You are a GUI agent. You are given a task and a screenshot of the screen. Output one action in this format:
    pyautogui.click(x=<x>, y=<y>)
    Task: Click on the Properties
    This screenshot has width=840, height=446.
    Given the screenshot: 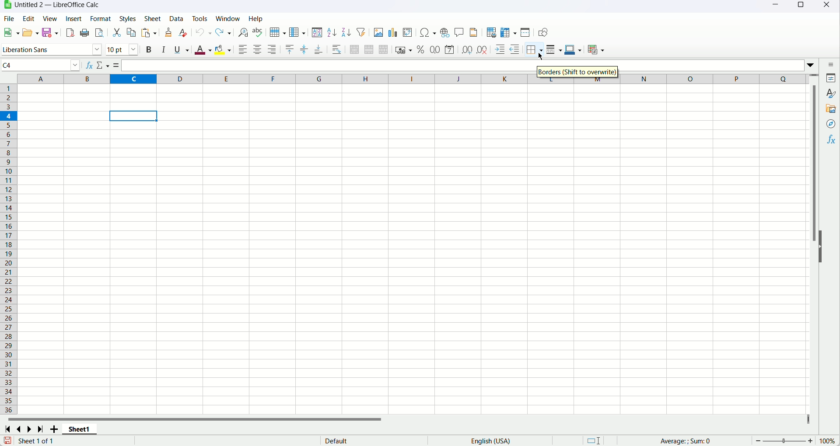 What is the action you would take?
    pyautogui.click(x=830, y=78)
    